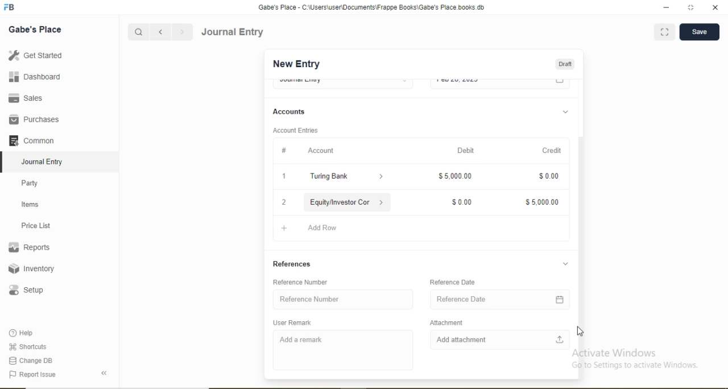  Describe the element at coordinates (10, 7) in the screenshot. I see `Logo` at that location.